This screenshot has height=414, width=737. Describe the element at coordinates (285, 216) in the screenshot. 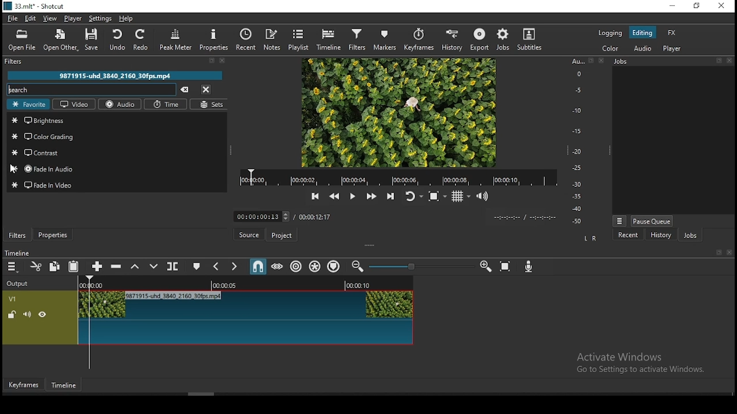

I see `increase decrease` at that location.